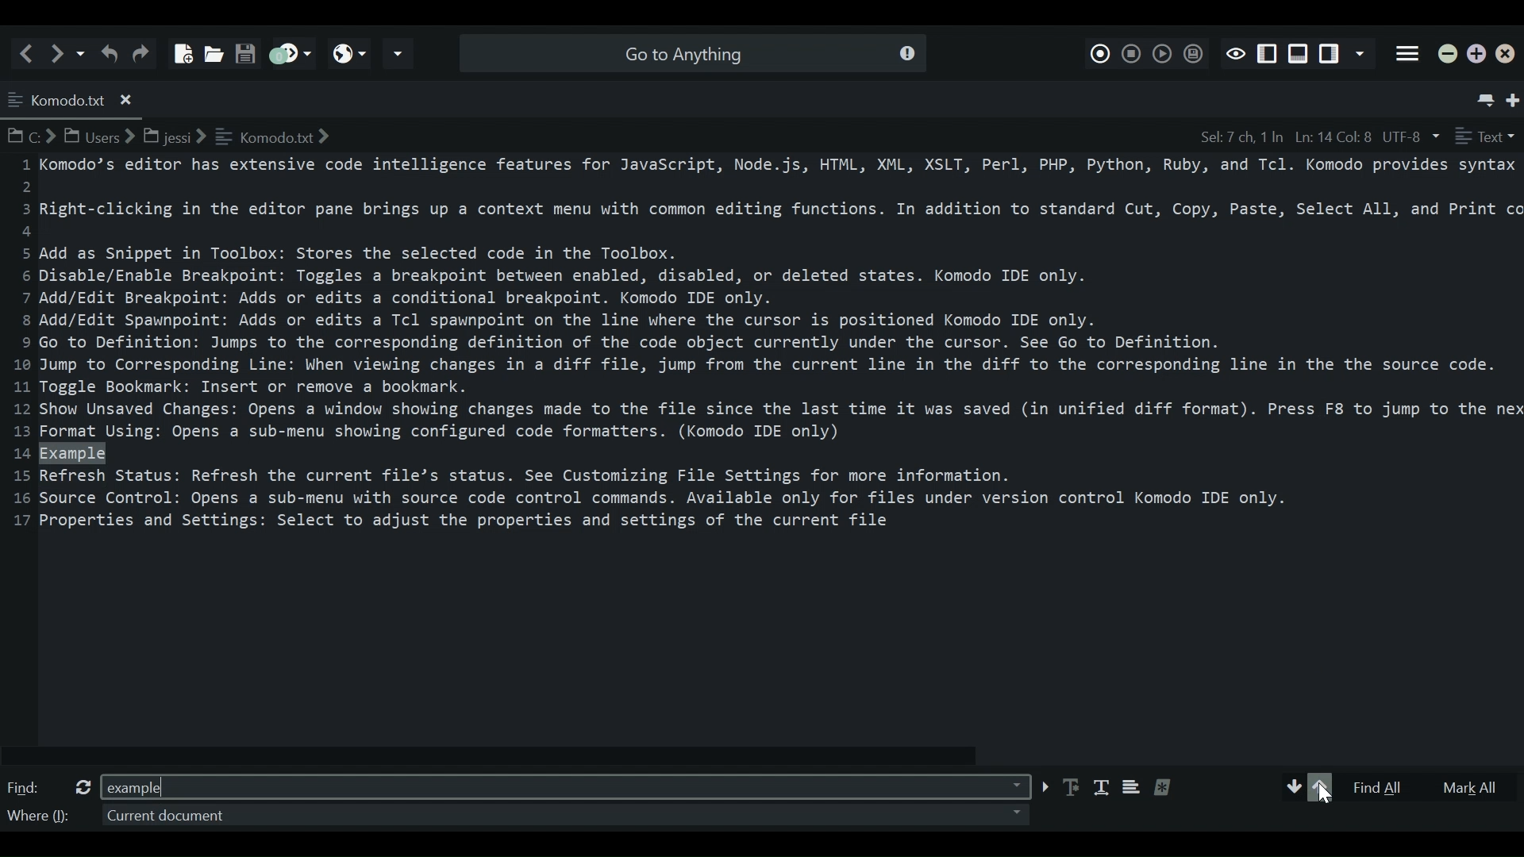 The height and width of the screenshot is (857, 1524). I want to click on Restore, so click(1477, 55).